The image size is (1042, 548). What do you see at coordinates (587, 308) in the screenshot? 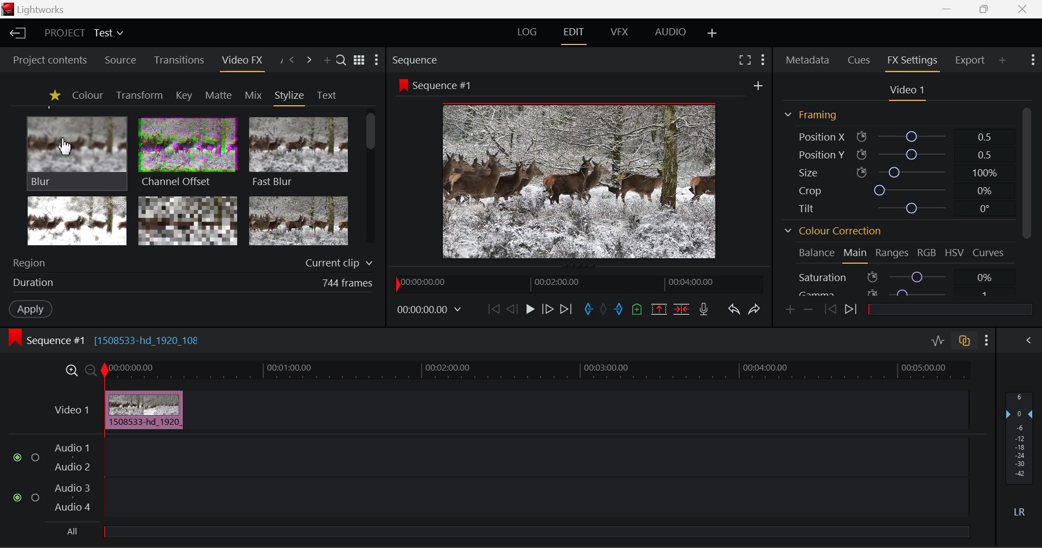
I see `Mark In` at bounding box center [587, 308].